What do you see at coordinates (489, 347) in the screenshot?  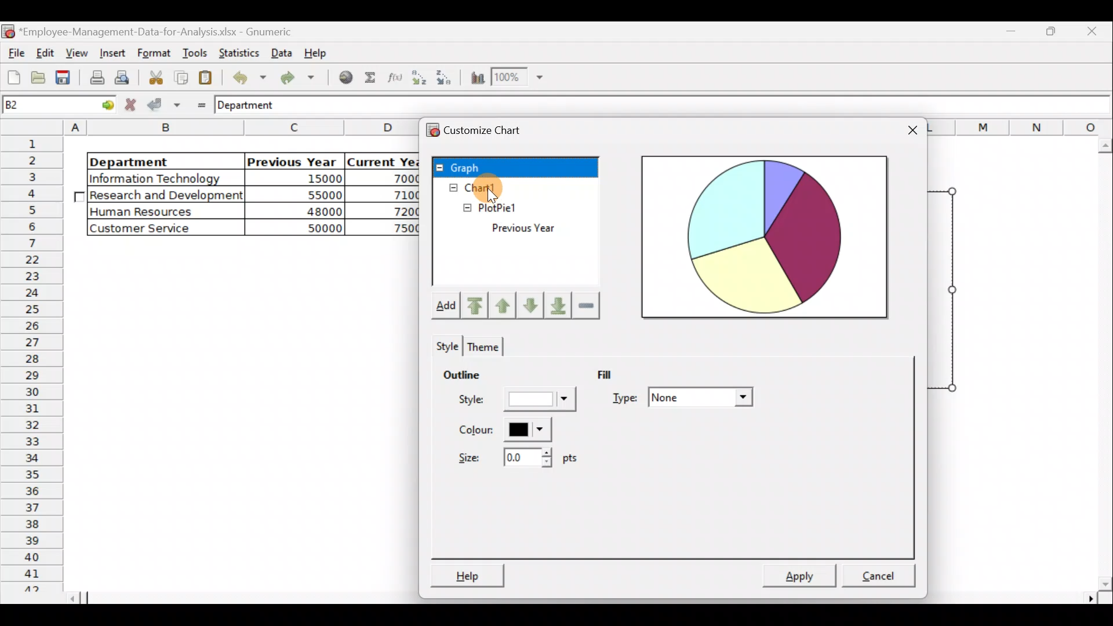 I see `Theme` at bounding box center [489, 347].